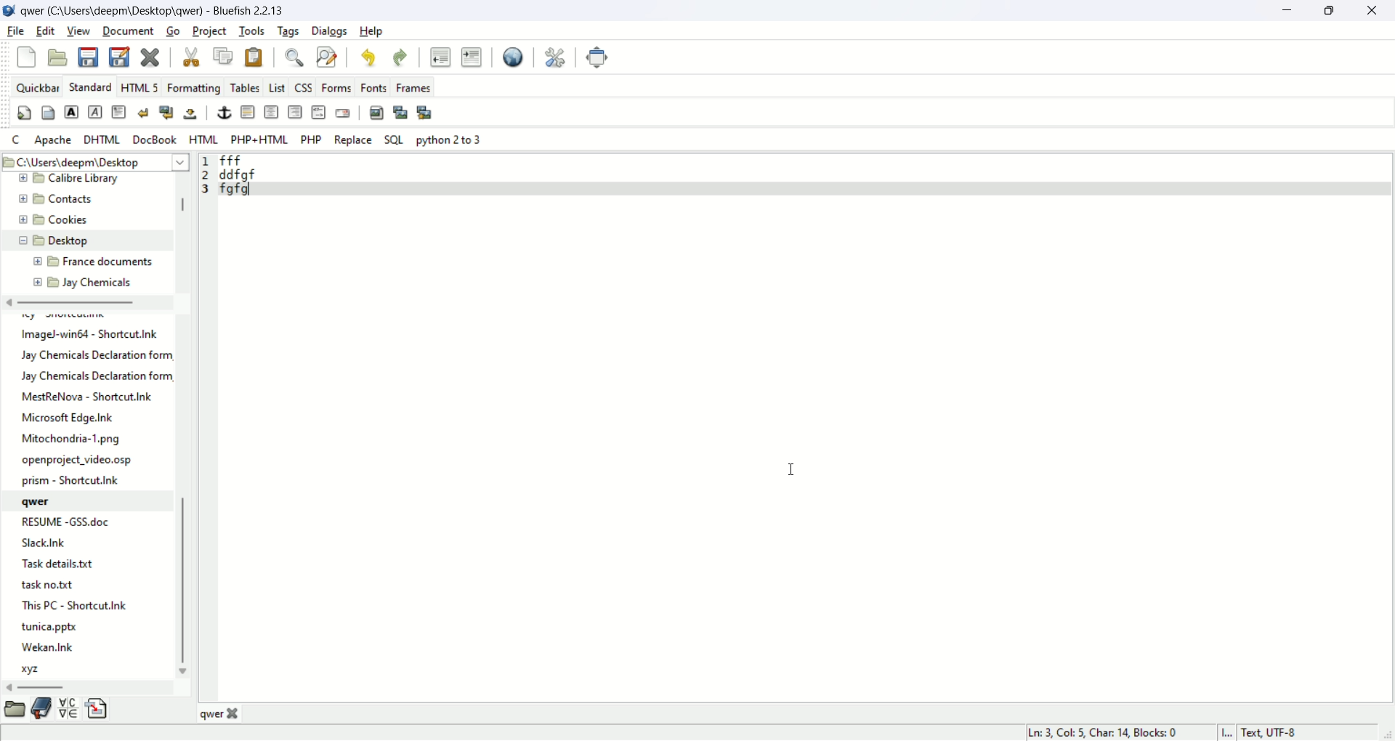 This screenshot has width=1395, height=741. What do you see at coordinates (1228, 732) in the screenshot?
I see `I` at bounding box center [1228, 732].